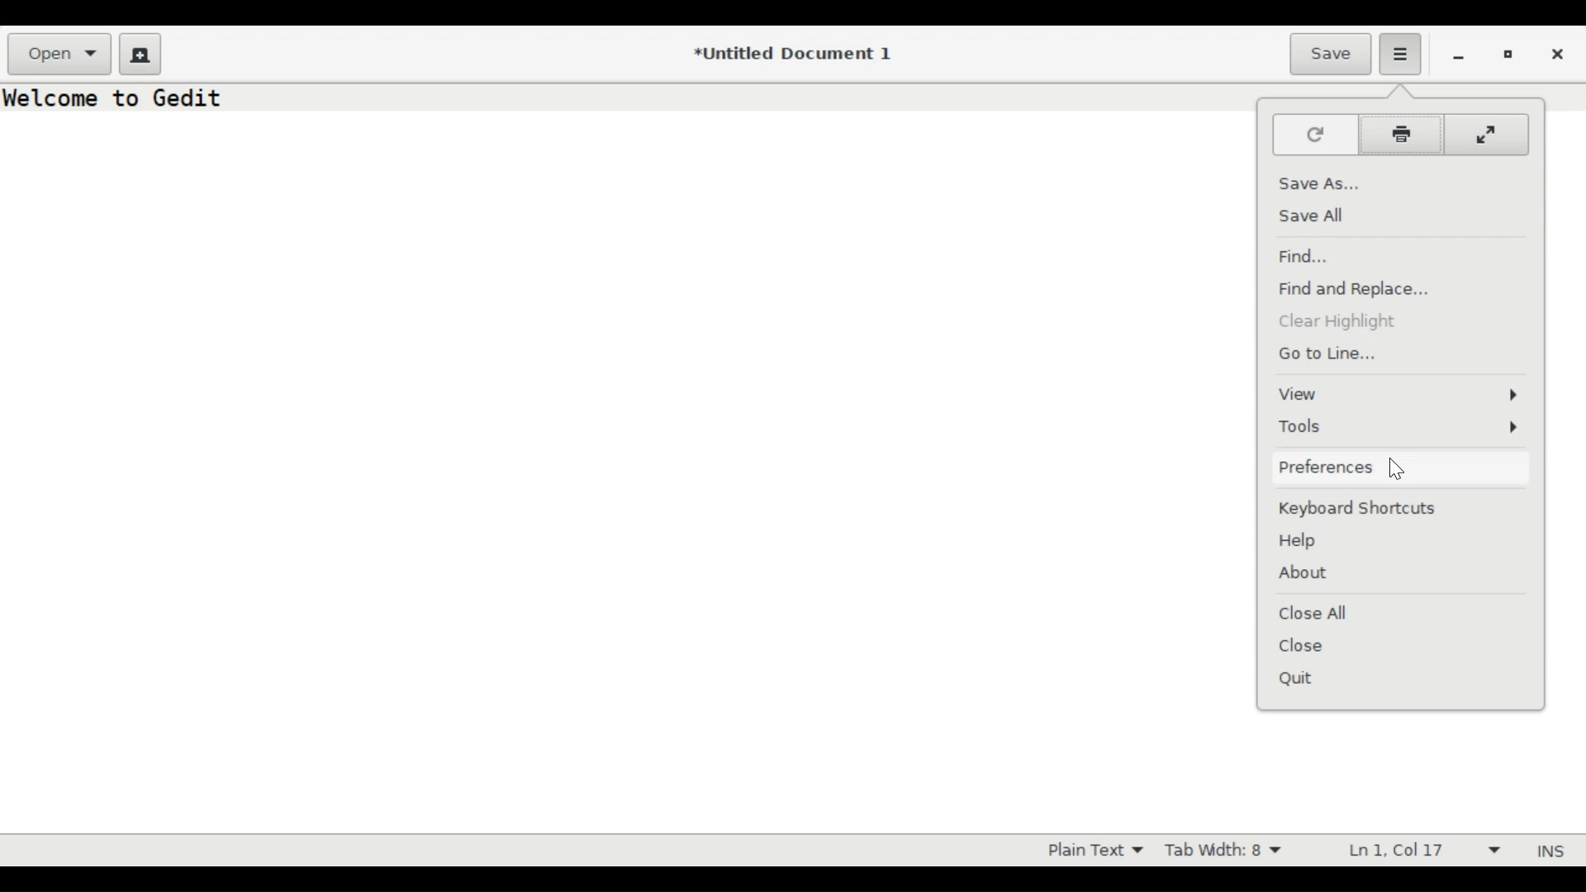  What do you see at coordinates (1403, 395) in the screenshot?
I see `View` at bounding box center [1403, 395].